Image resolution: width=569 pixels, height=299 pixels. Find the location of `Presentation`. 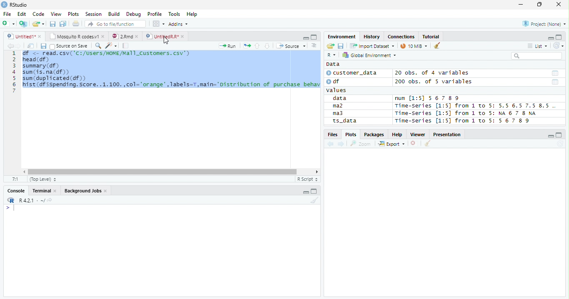

Presentation is located at coordinates (448, 135).